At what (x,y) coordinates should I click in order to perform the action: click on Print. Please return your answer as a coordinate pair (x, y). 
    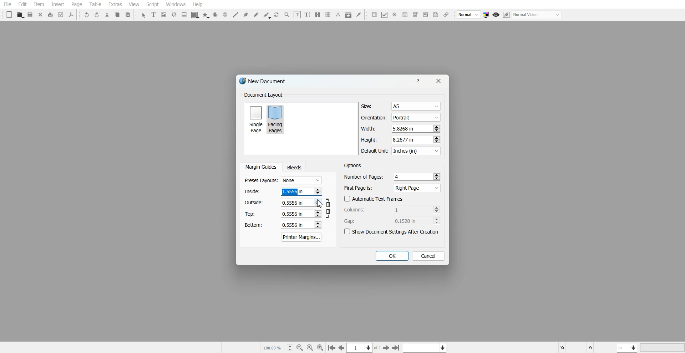
    Looking at the image, I should click on (51, 15).